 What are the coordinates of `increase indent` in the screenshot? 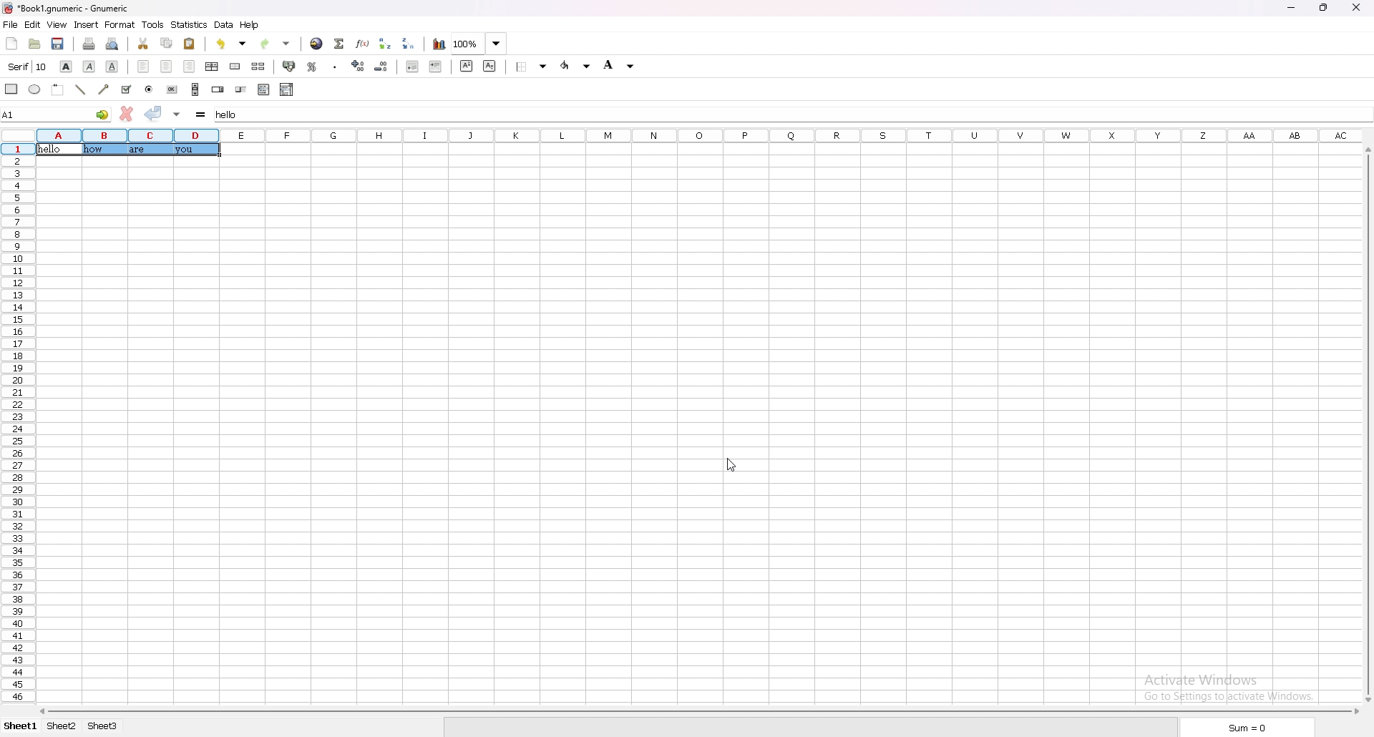 It's located at (436, 67).